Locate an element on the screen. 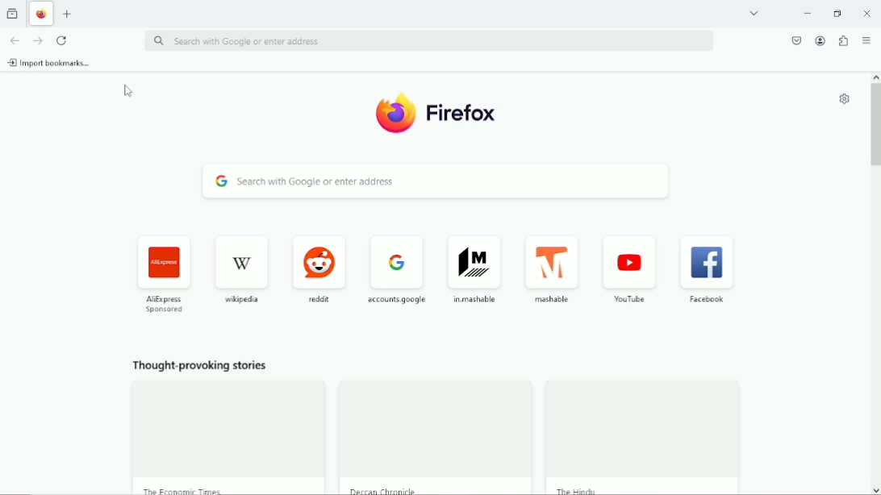 The width and height of the screenshot is (881, 495). Thought provoking stories is located at coordinates (199, 368).